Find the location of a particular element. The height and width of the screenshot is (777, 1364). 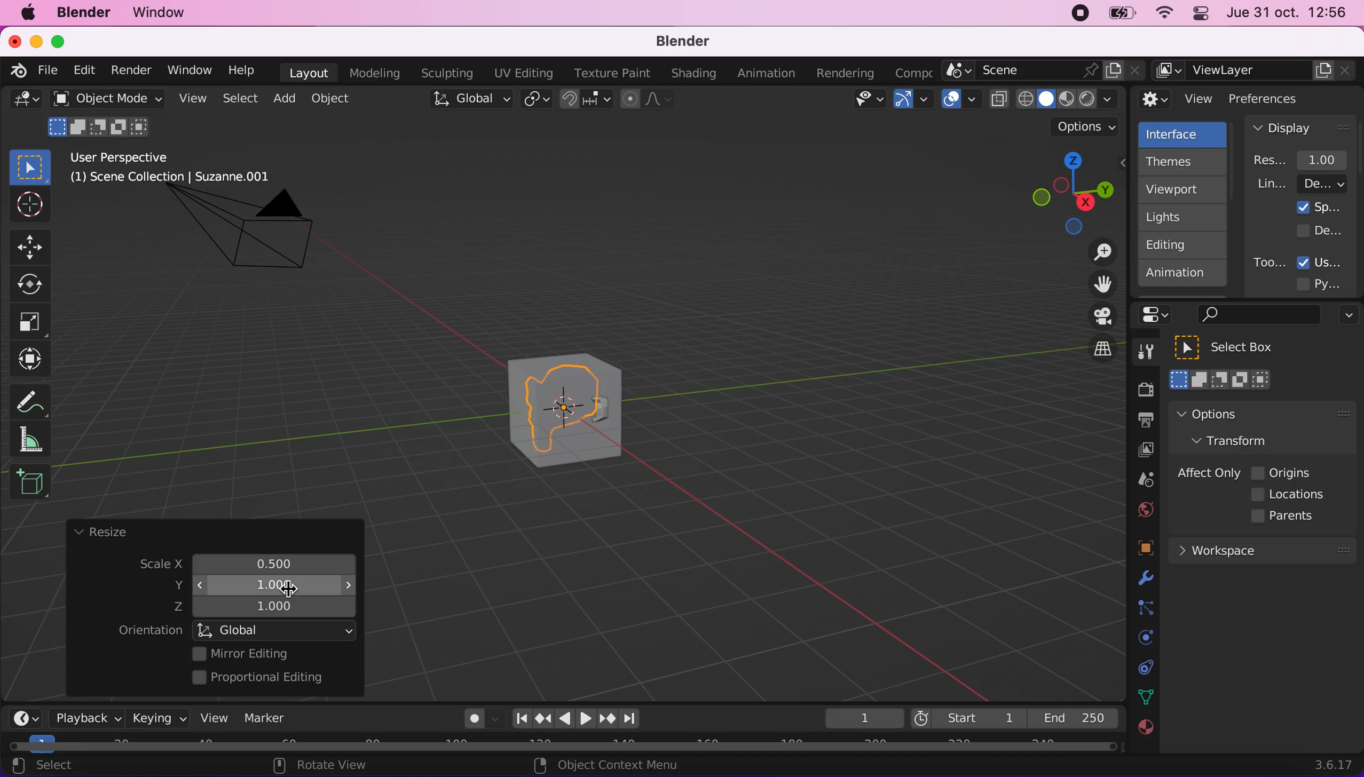

world is located at coordinates (1142, 508).